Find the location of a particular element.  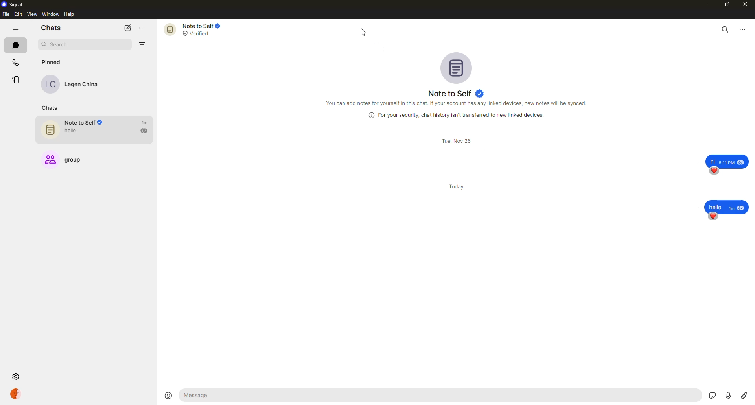

note to self is located at coordinates (195, 29).